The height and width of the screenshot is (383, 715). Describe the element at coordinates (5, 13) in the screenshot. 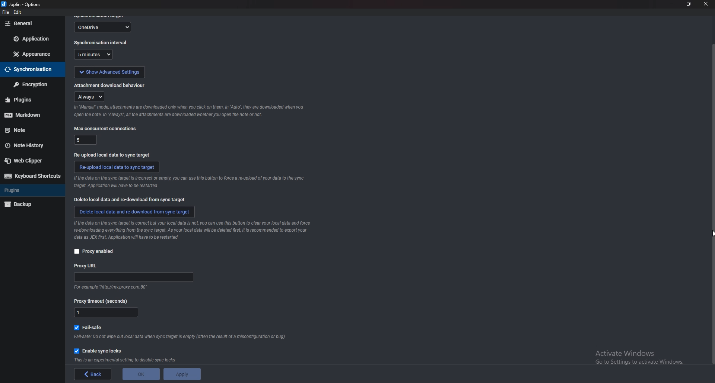

I see `file` at that location.